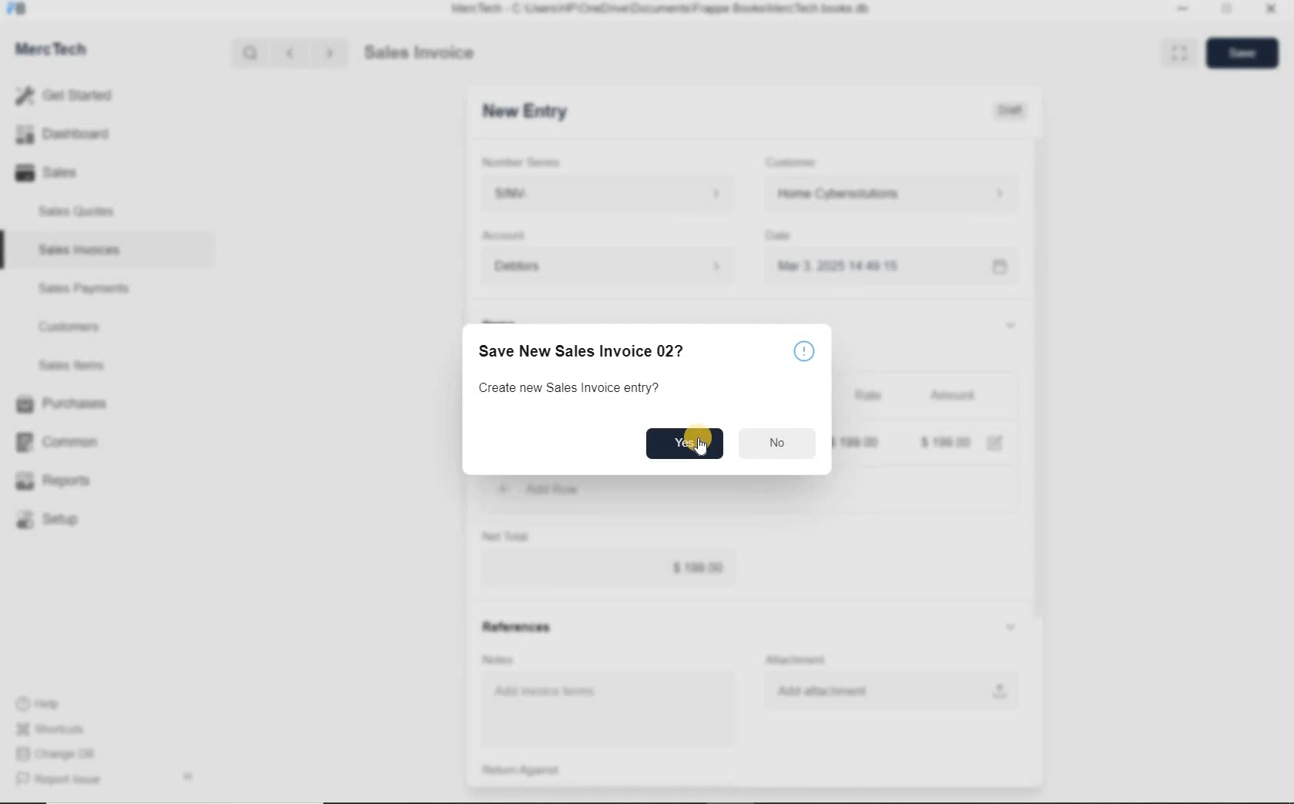 The image size is (1294, 804). I want to click on Rate, so click(867, 397).